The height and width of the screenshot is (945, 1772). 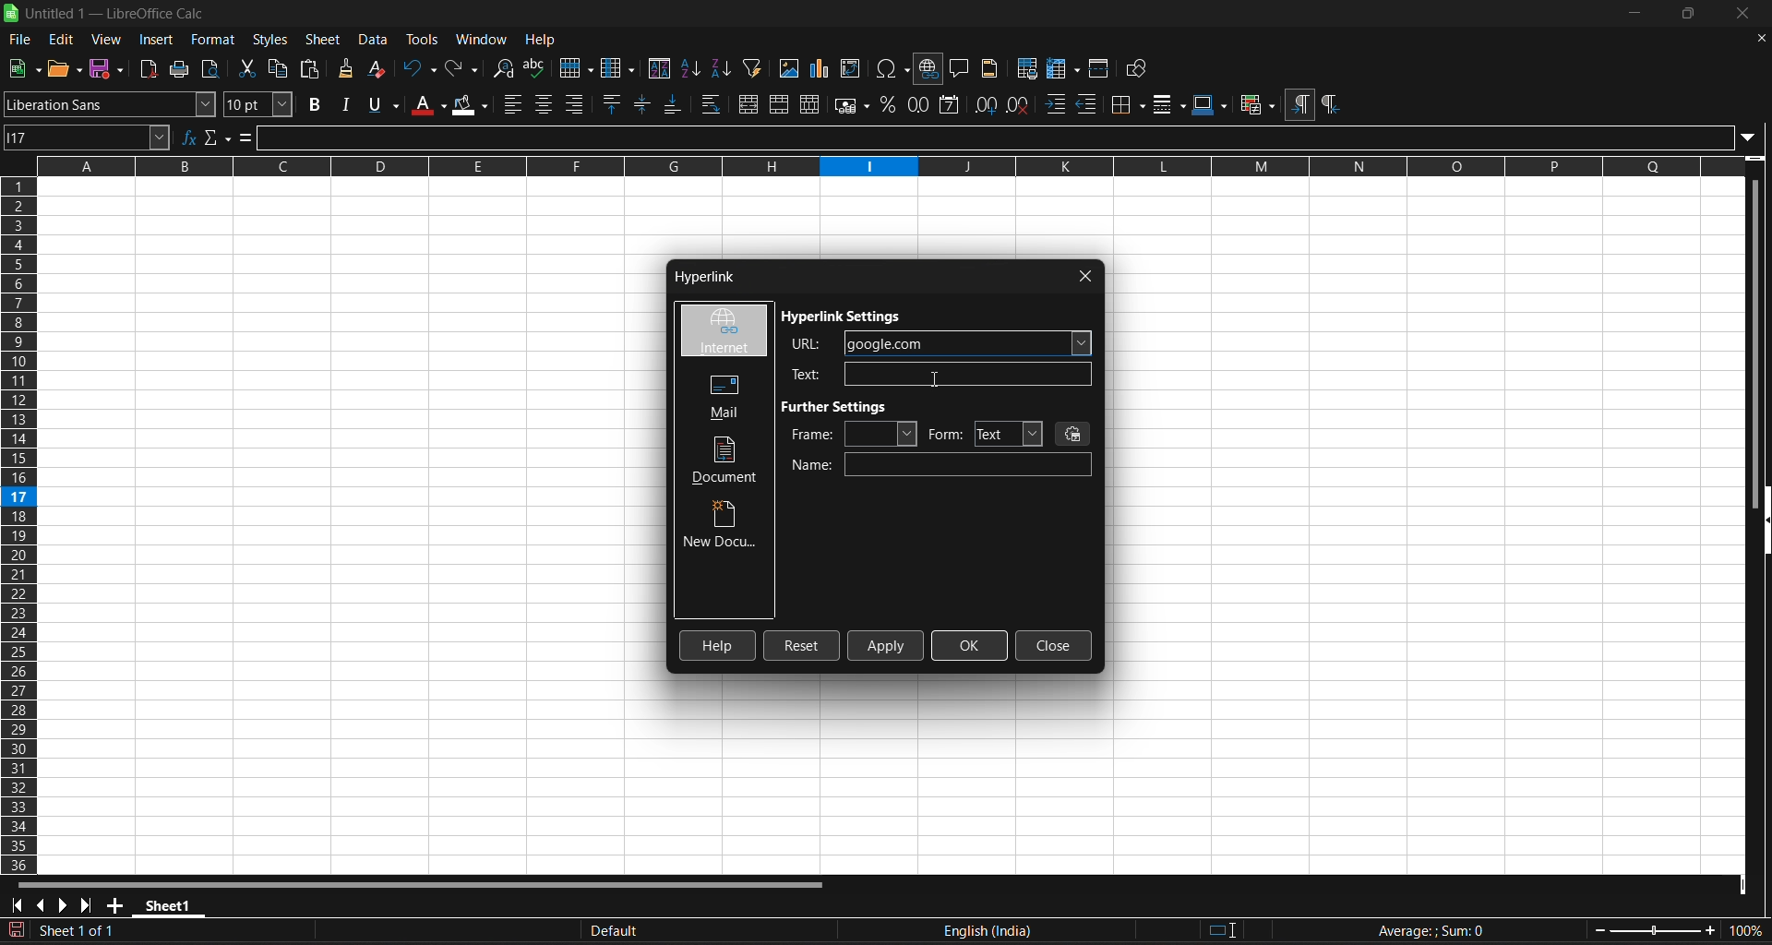 I want to click on columns, so click(x=20, y=526).